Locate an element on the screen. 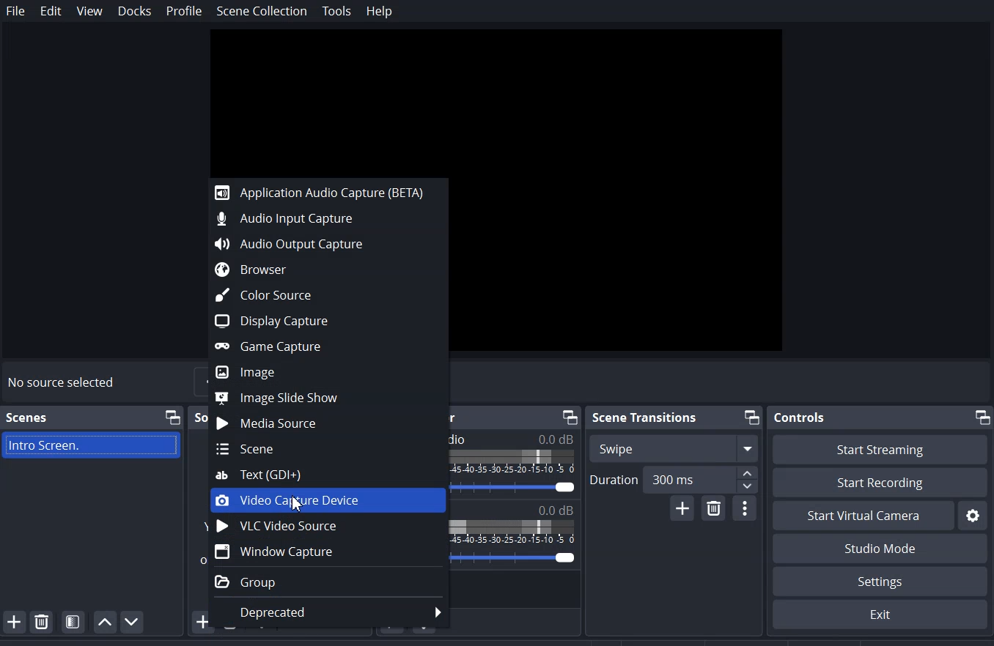 The width and height of the screenshot is (994, 646). Maximize is located at coordinates (982, 416).